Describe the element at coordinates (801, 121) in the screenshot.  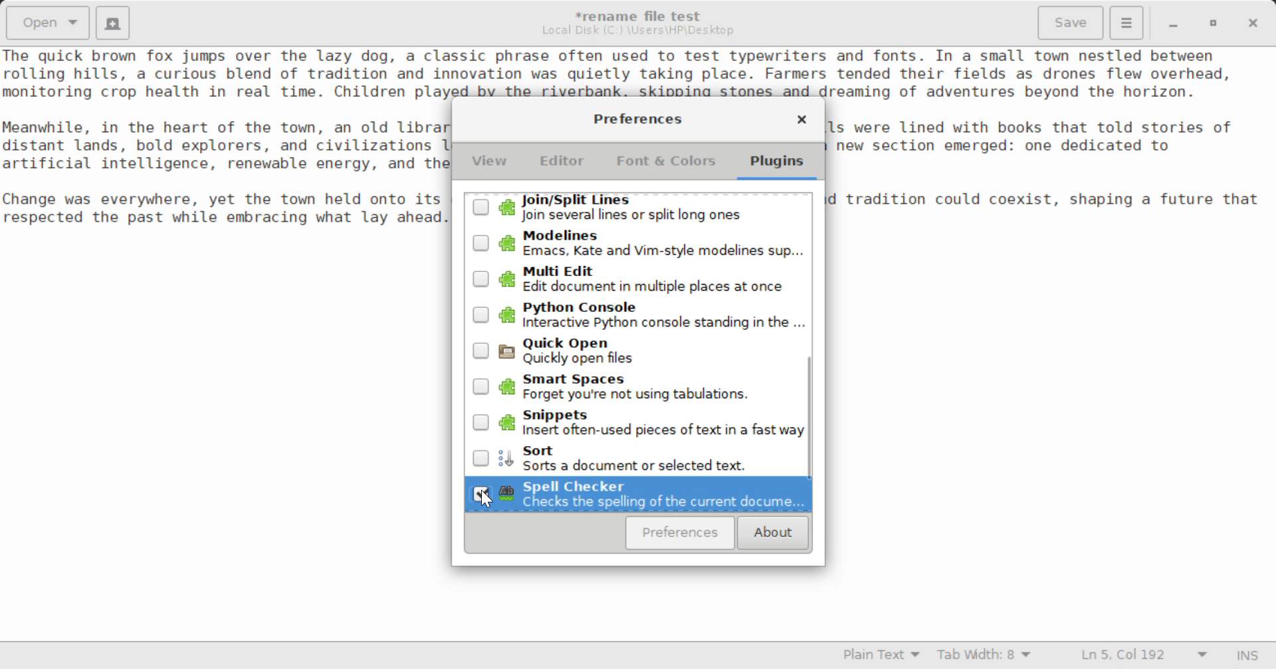
I see `Close Window` at that location.